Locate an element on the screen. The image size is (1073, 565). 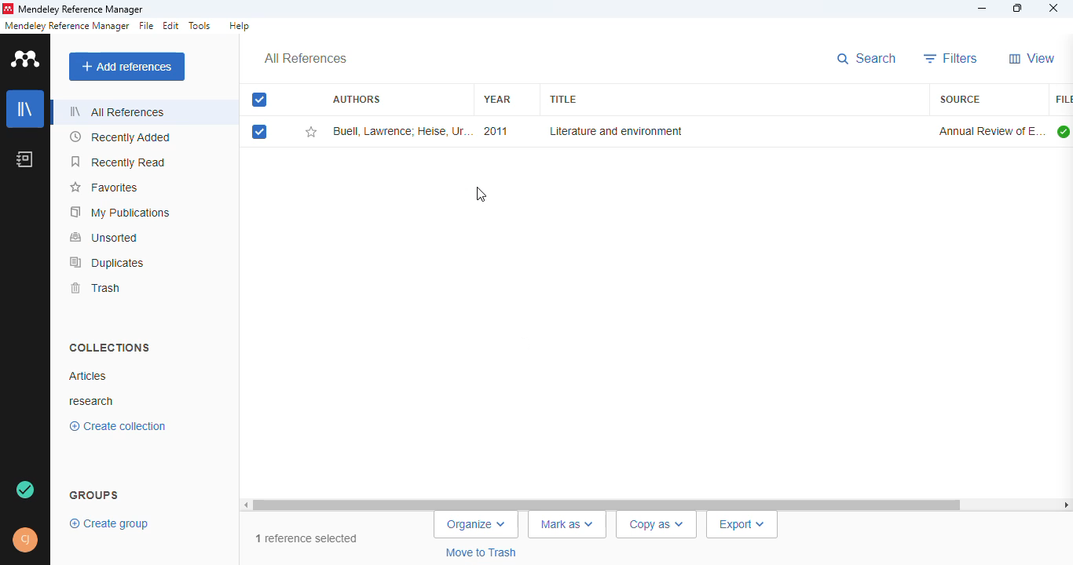
collections is located at coordinates (111, 348).